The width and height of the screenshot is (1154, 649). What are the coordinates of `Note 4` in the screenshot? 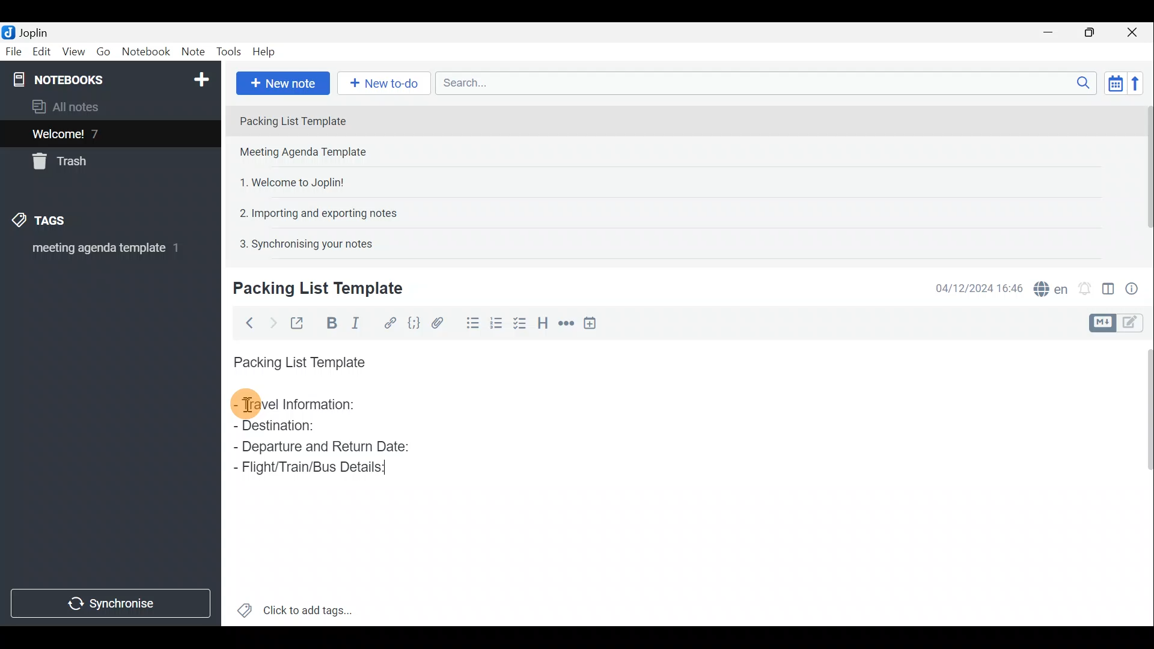 It's located at (312, 211).